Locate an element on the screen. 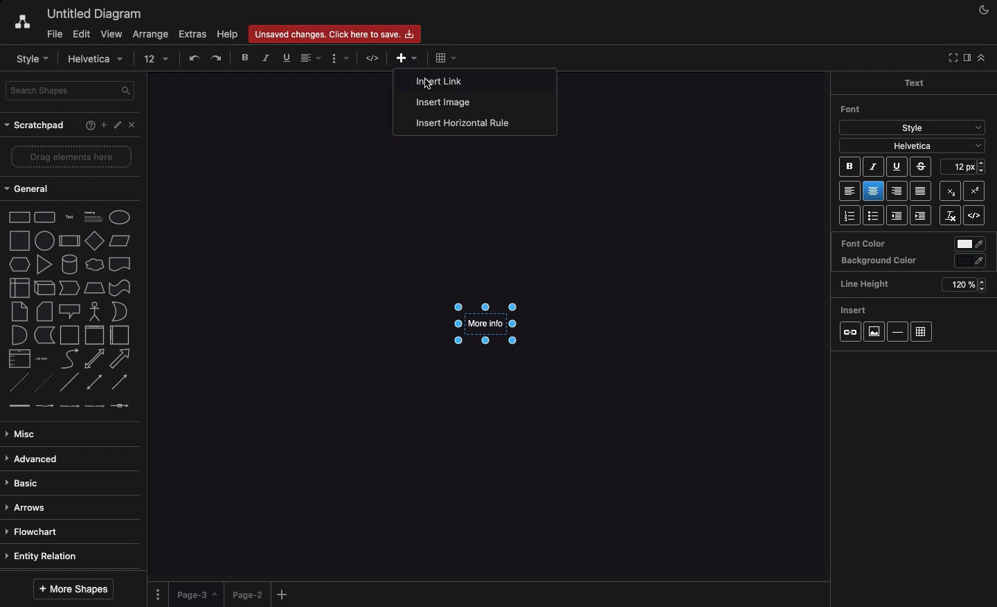 Image resolution: width=997 pixels, height=607 pixels. Style is located at coordinates (32, 58).